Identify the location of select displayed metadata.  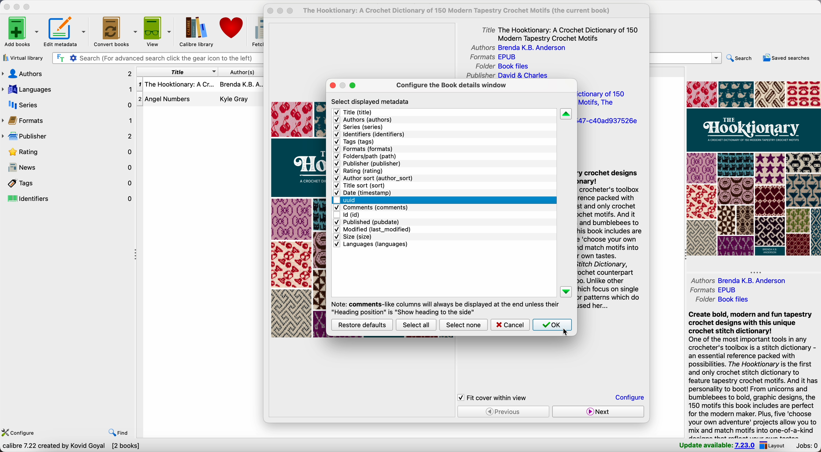
(371, 101).